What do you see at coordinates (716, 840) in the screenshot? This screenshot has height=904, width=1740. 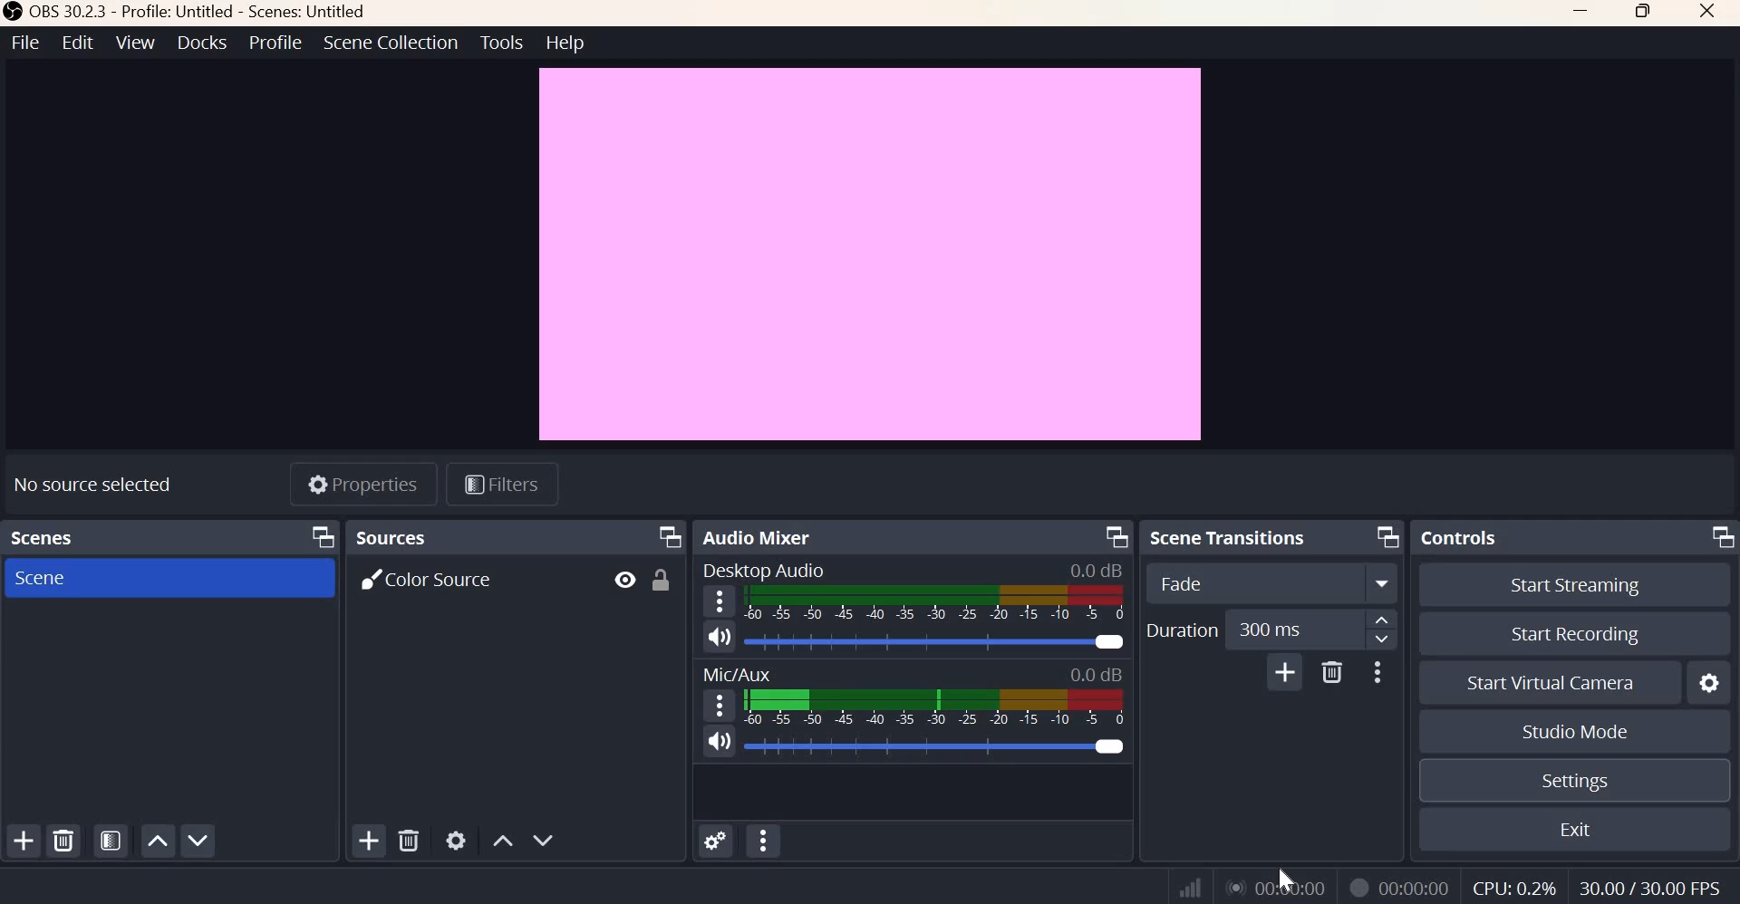 I see `Advances Audio Properties` at bounding box center [716, 840].